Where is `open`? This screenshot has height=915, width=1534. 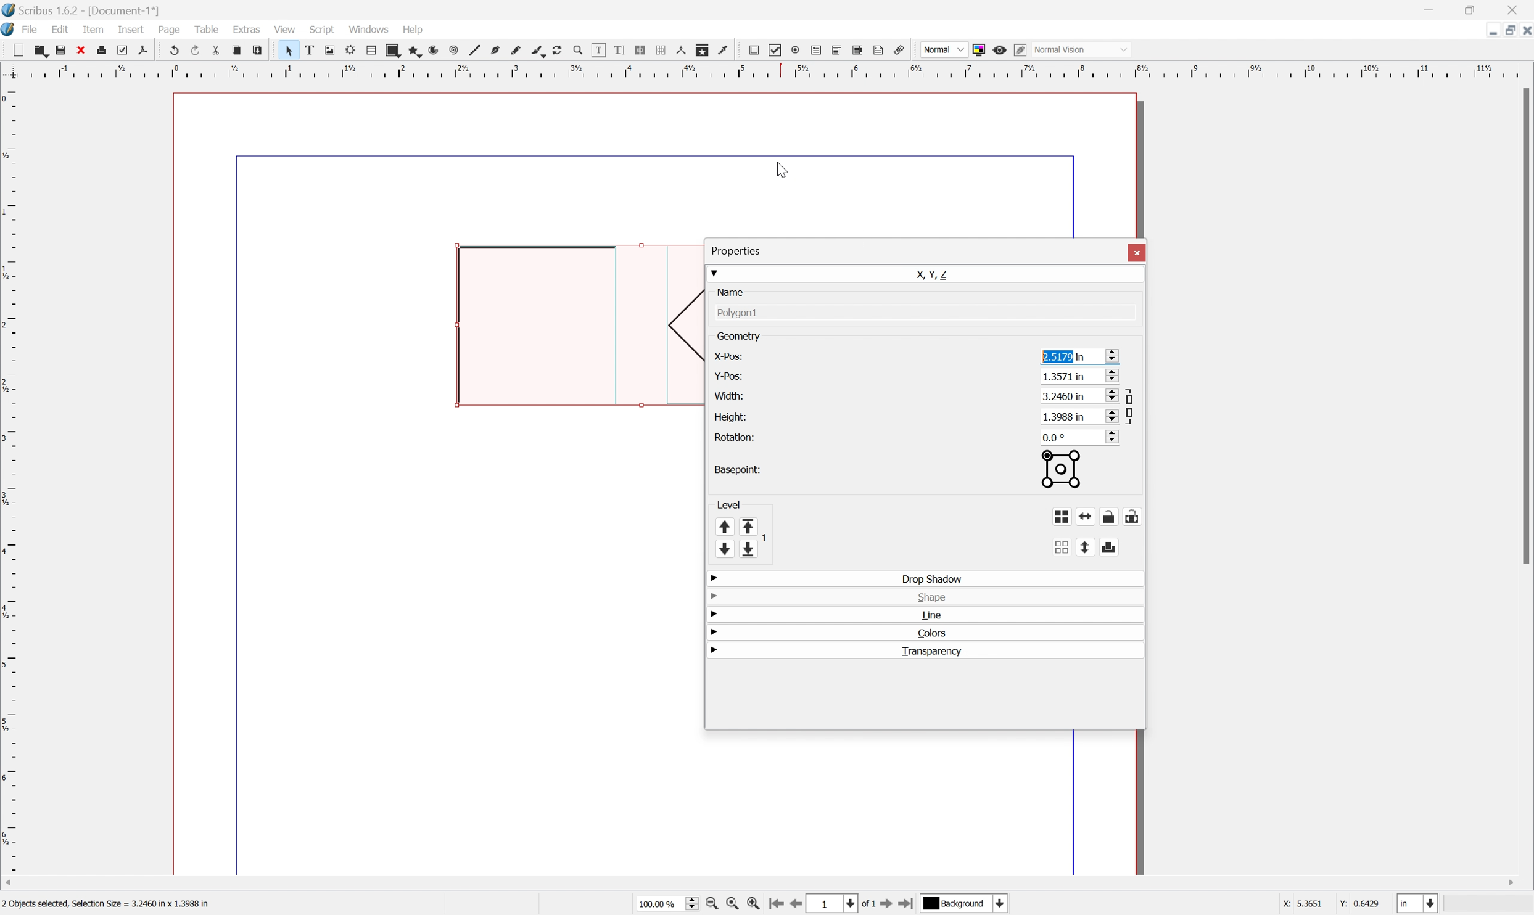
open is located at coordinates (41, 49).